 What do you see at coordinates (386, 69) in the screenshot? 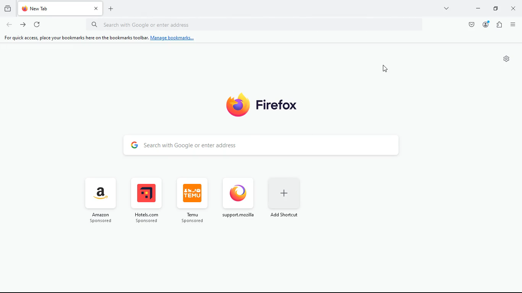
I see `cursor` at bounding box center [386, 69].